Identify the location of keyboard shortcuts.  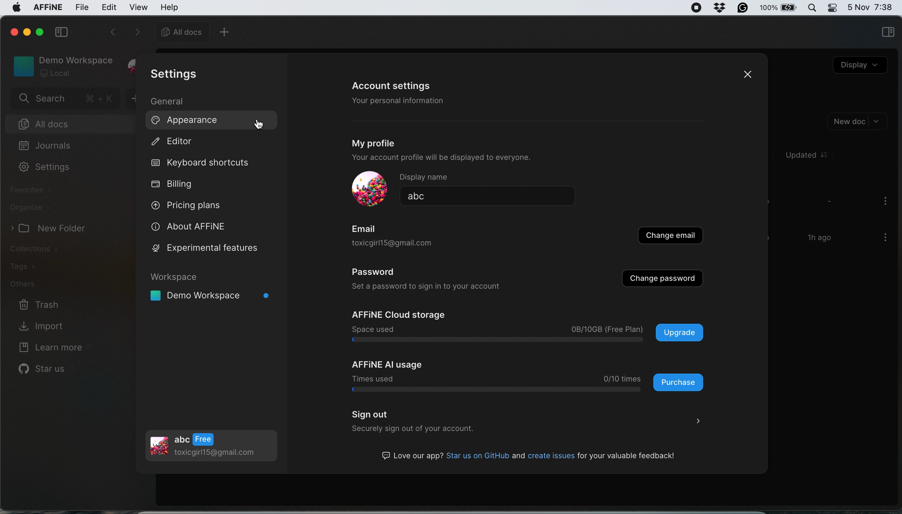
(203, 162).